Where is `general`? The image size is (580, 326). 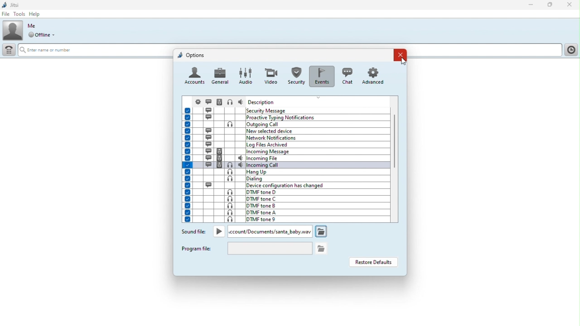 general is located at coordinates (222, 77).